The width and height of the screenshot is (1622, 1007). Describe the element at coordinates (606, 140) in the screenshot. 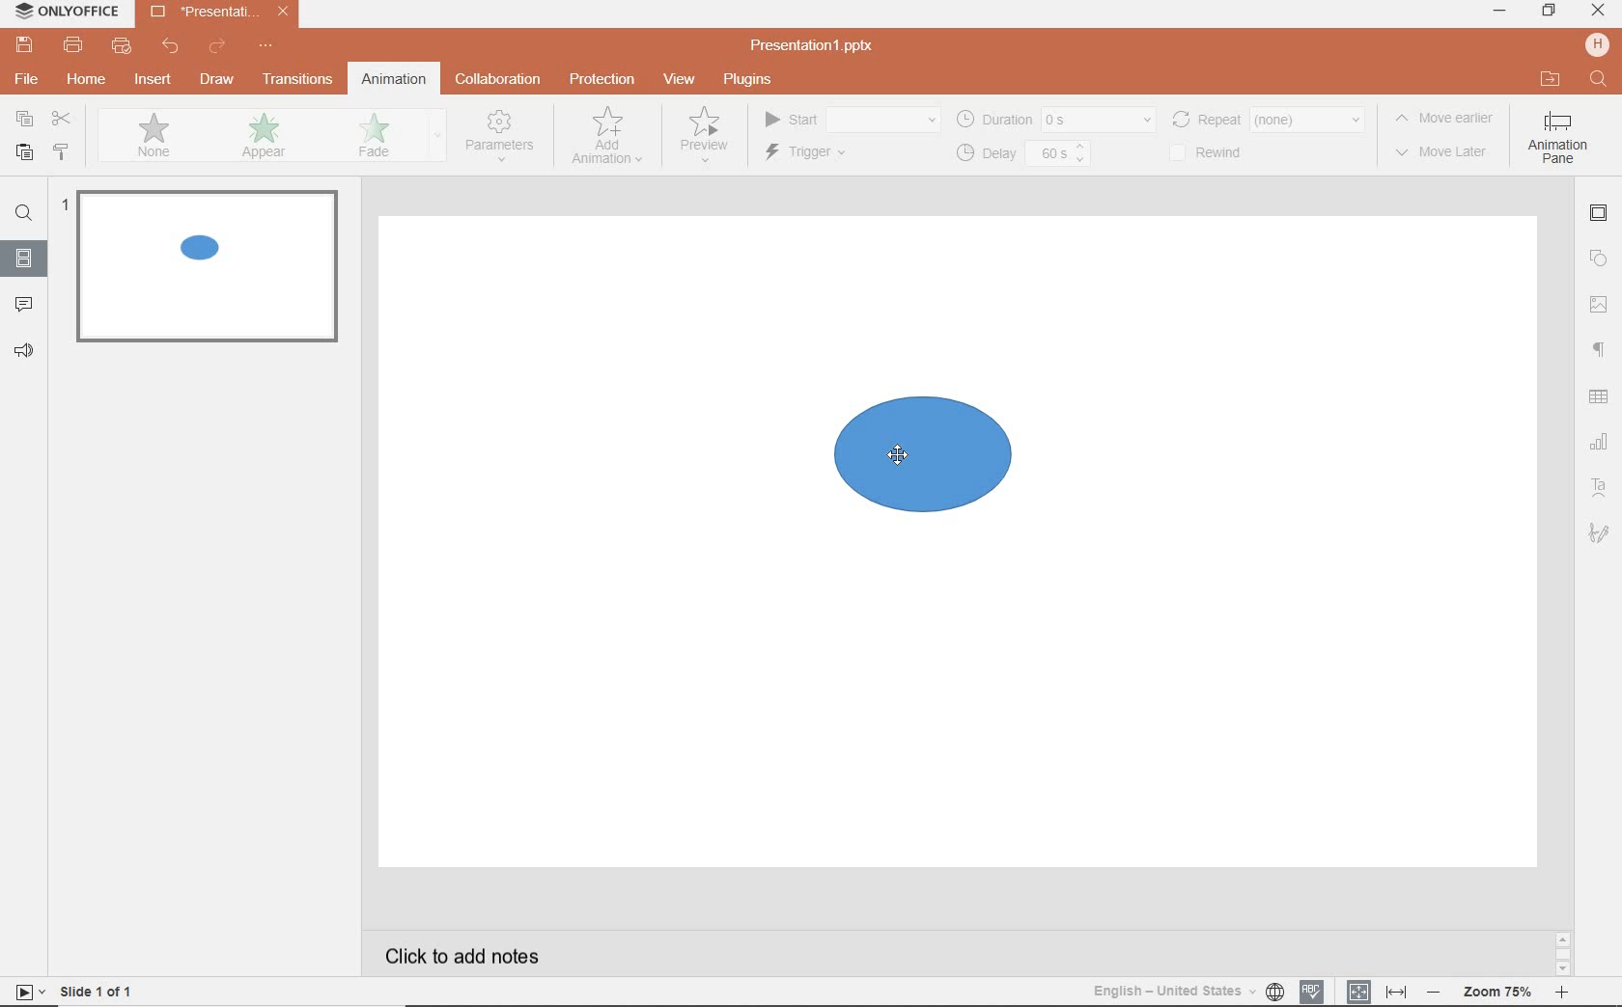

I see `add animation` at that location.